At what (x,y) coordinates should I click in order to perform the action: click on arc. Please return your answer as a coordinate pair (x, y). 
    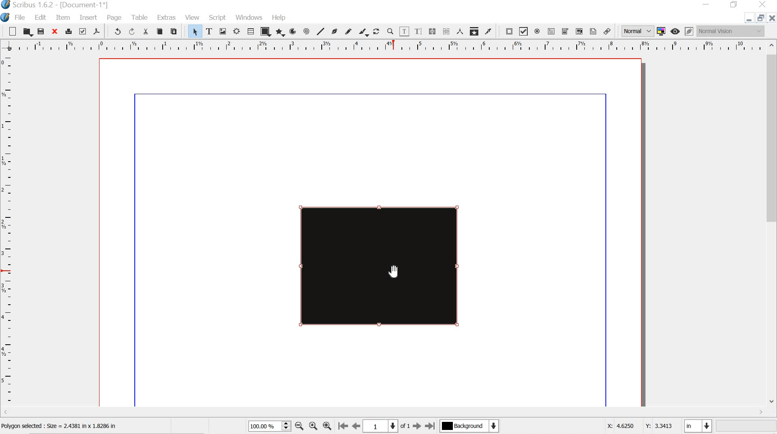
    Looking at the image, I should click on (293, 32).